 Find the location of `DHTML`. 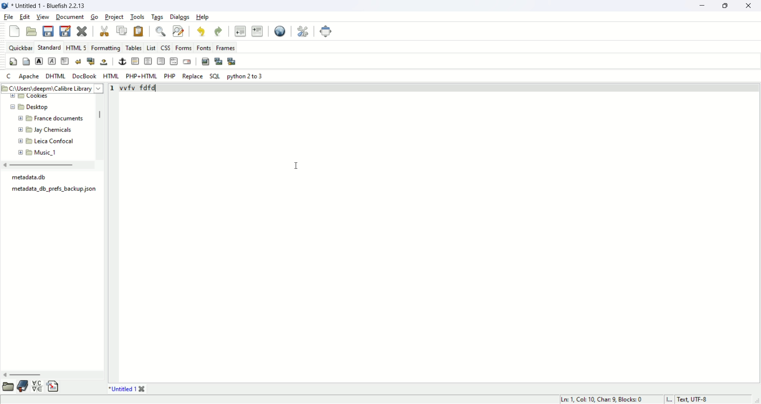

DHTML is located at coordinates (55, 76).